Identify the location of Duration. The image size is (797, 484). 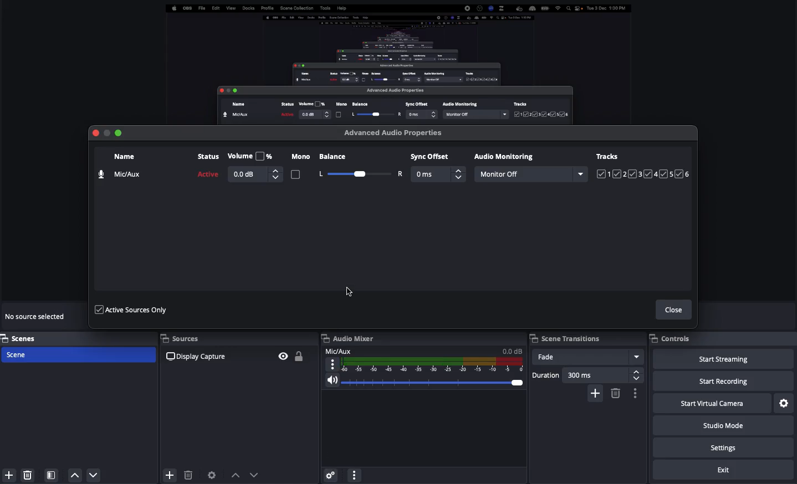
(587, 375).